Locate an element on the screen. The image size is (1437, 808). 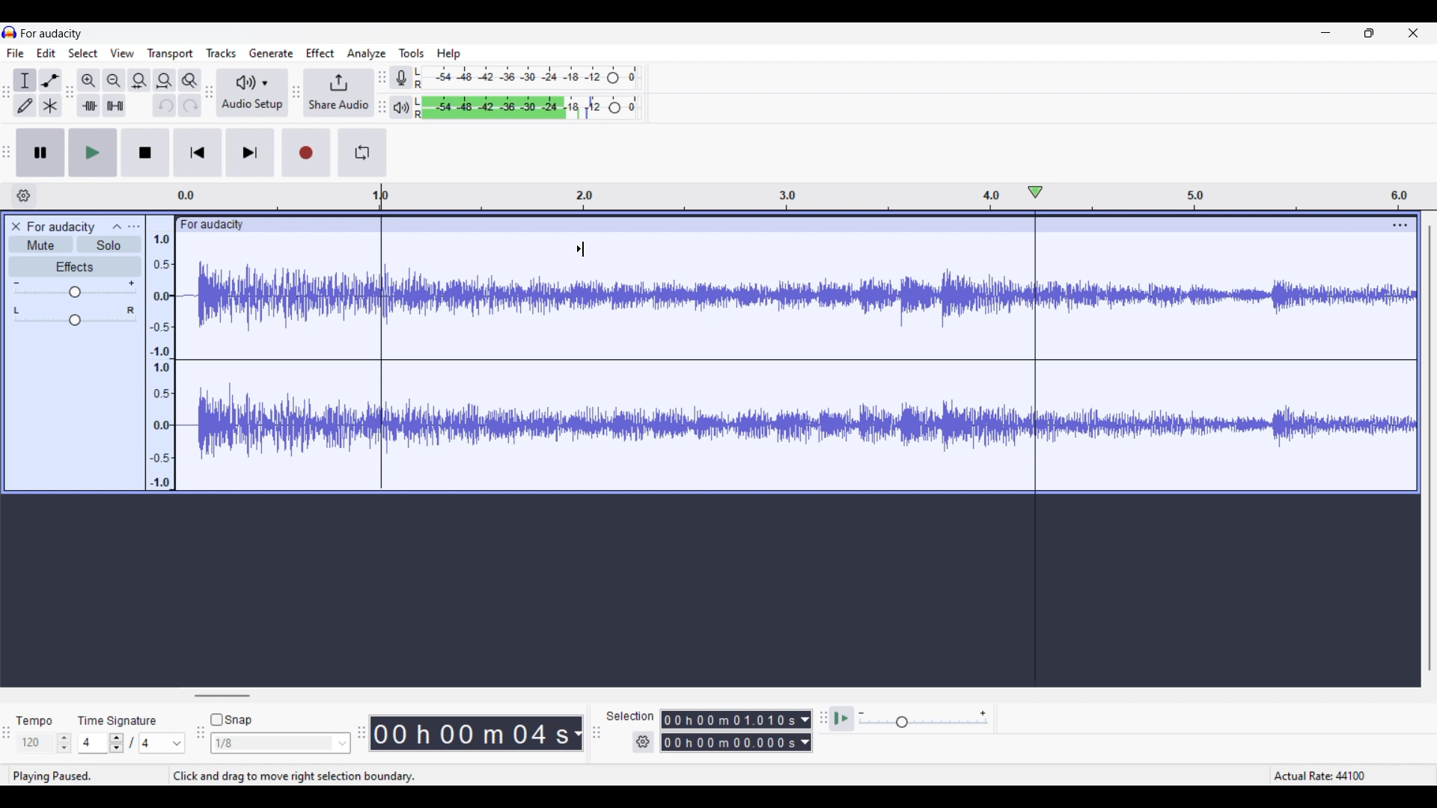
Time signature settings is located at coordinates (132, 743).